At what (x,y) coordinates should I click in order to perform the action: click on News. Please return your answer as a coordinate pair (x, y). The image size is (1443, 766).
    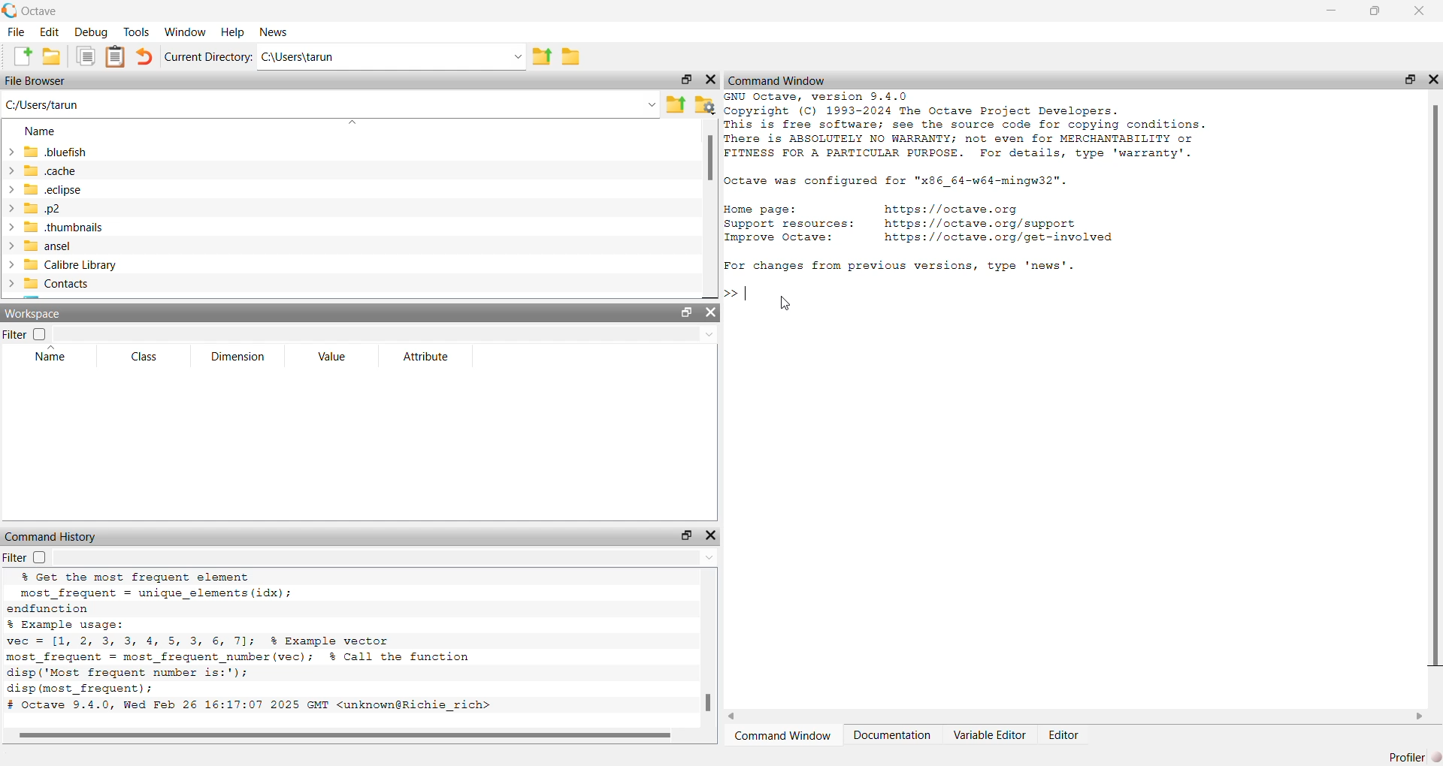
    Looking at the image, I should click on (273, 32).